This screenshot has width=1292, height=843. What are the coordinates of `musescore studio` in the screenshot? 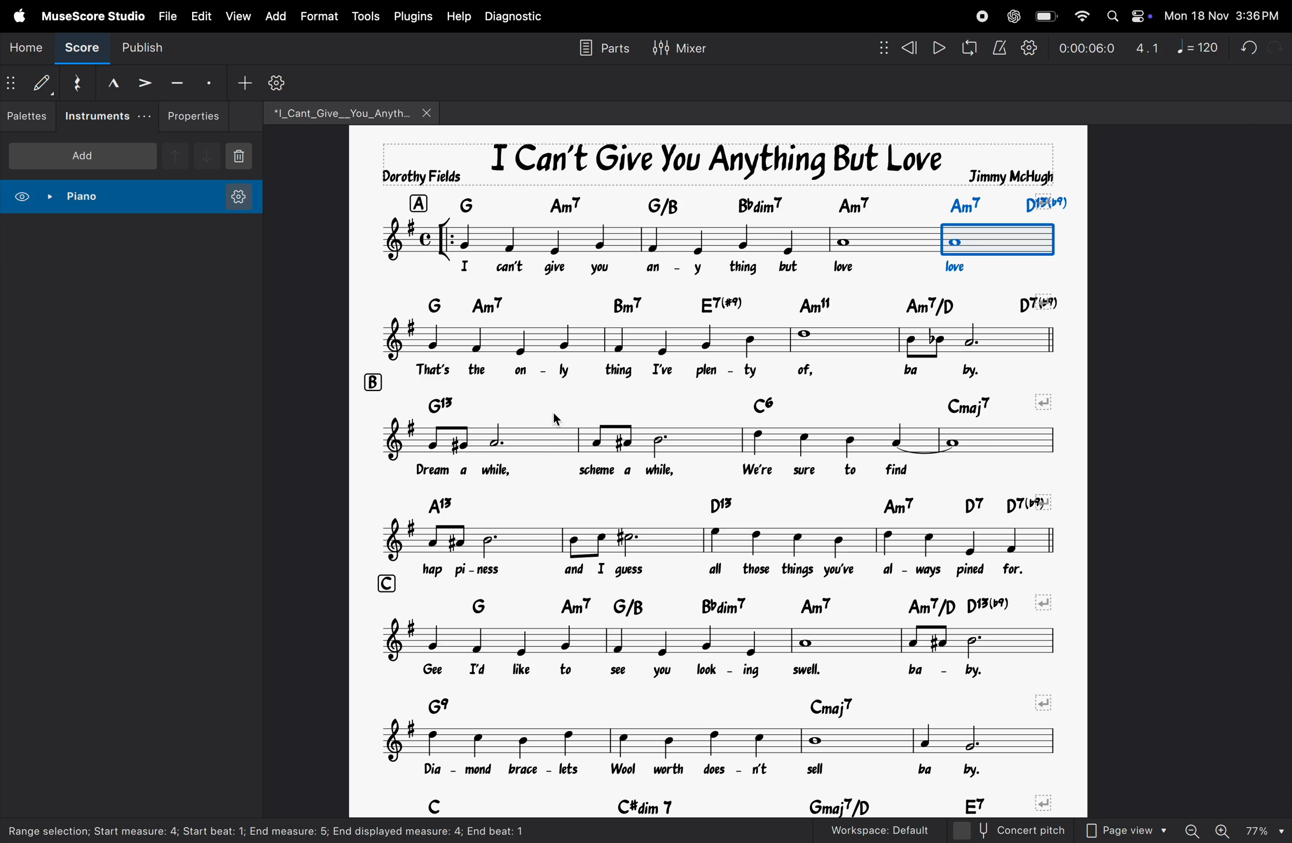 It's located at (90, 15).